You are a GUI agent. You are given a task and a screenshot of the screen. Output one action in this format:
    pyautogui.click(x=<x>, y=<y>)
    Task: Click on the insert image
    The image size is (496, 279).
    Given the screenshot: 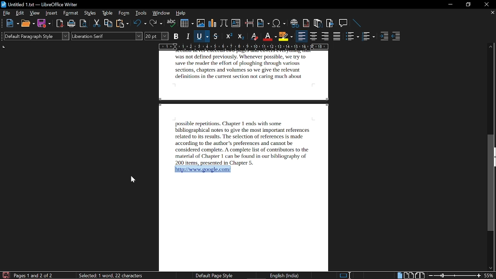 What is the action you would take?
    pyautogui.click(x=201, y=24)
    